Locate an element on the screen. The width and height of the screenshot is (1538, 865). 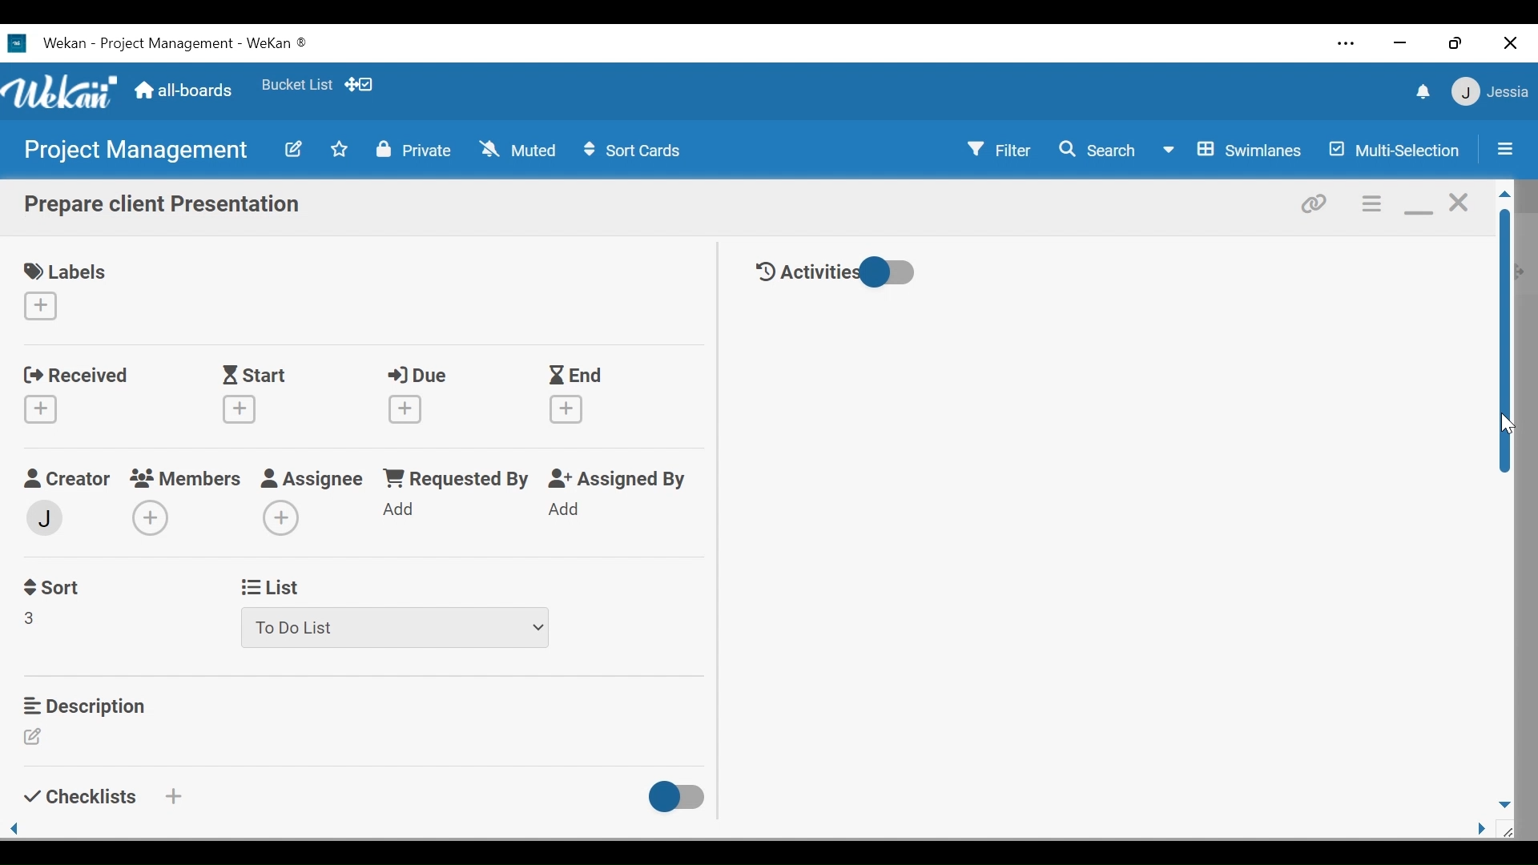
Sort Cards is located at coordinates (635, 150).